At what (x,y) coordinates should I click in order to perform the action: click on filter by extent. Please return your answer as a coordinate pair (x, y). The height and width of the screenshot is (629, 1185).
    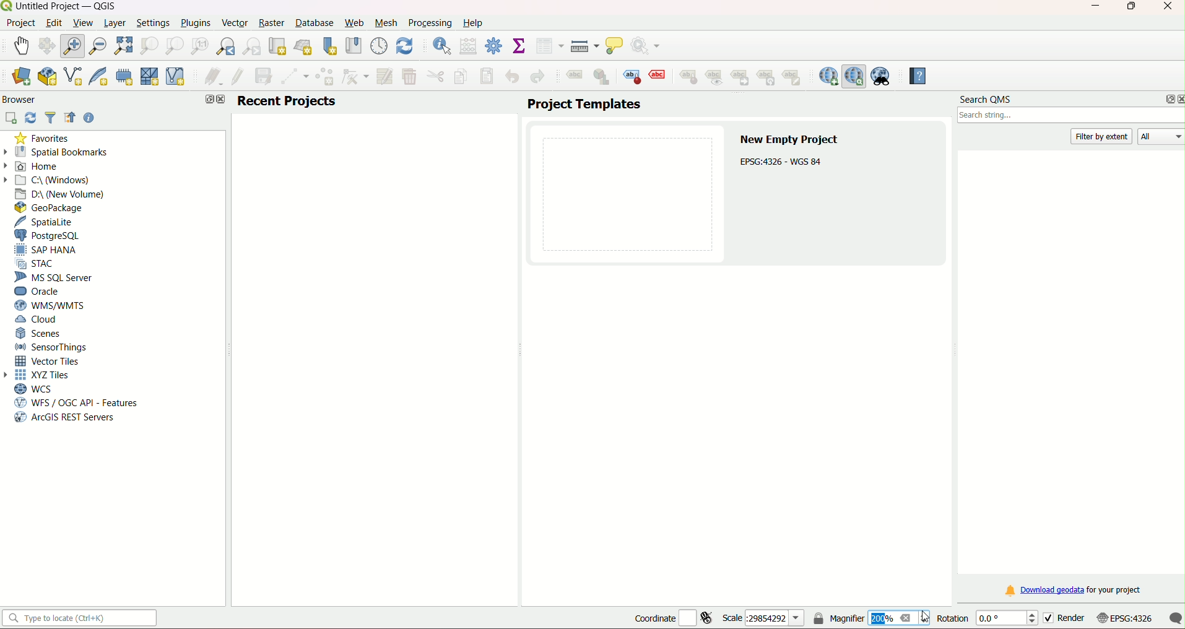
    Looking at the image, I should click on (1103, 136).